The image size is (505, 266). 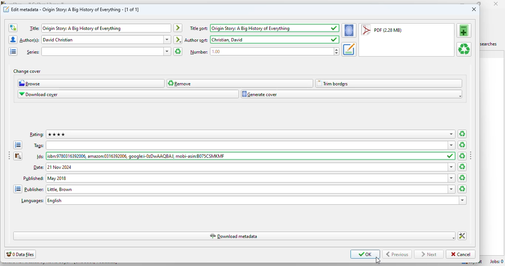 What do you see at coordinates (451, 146) in the screenshot?
I see `dropdown` at bounding box center [451, 146].